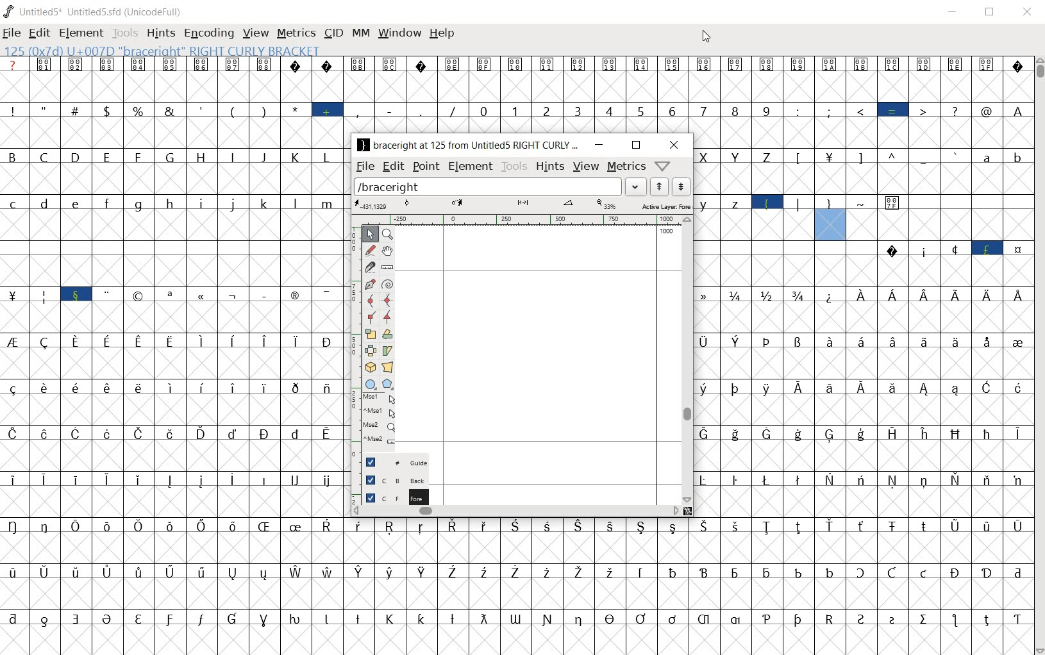 This screenshot has width=1045, height=655. Describe the element at coordinates (369, 267) in the screenshot. I see `cut splines in two` at that location.